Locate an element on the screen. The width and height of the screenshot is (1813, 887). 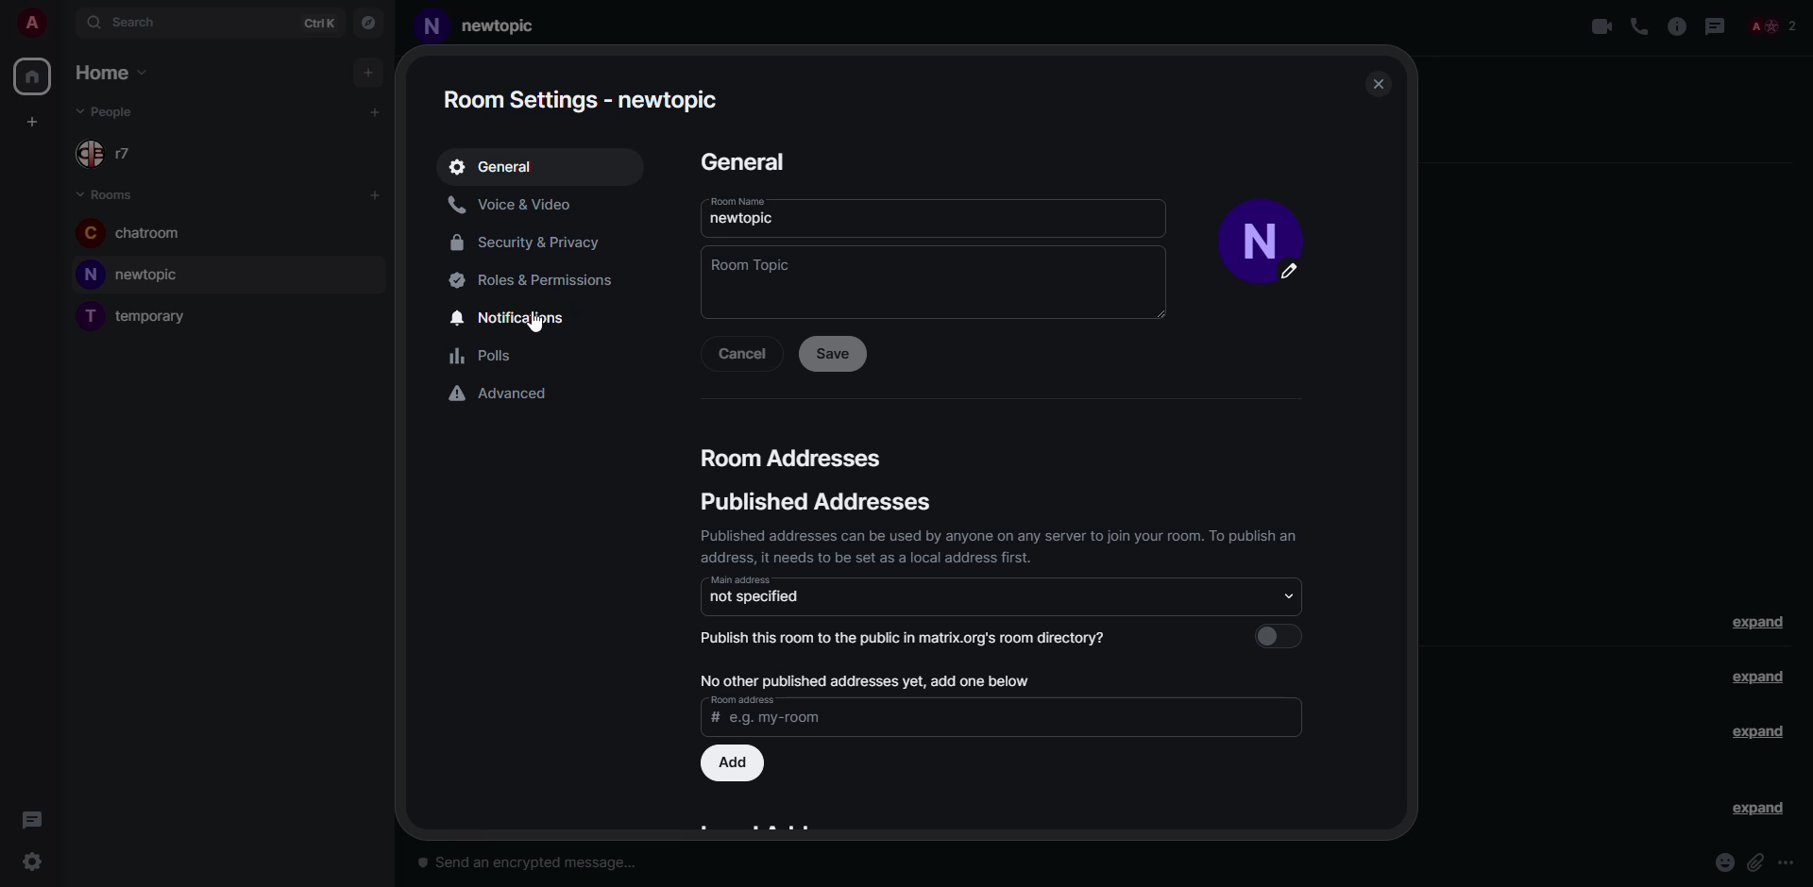
search is located at coordinates (130, 24).